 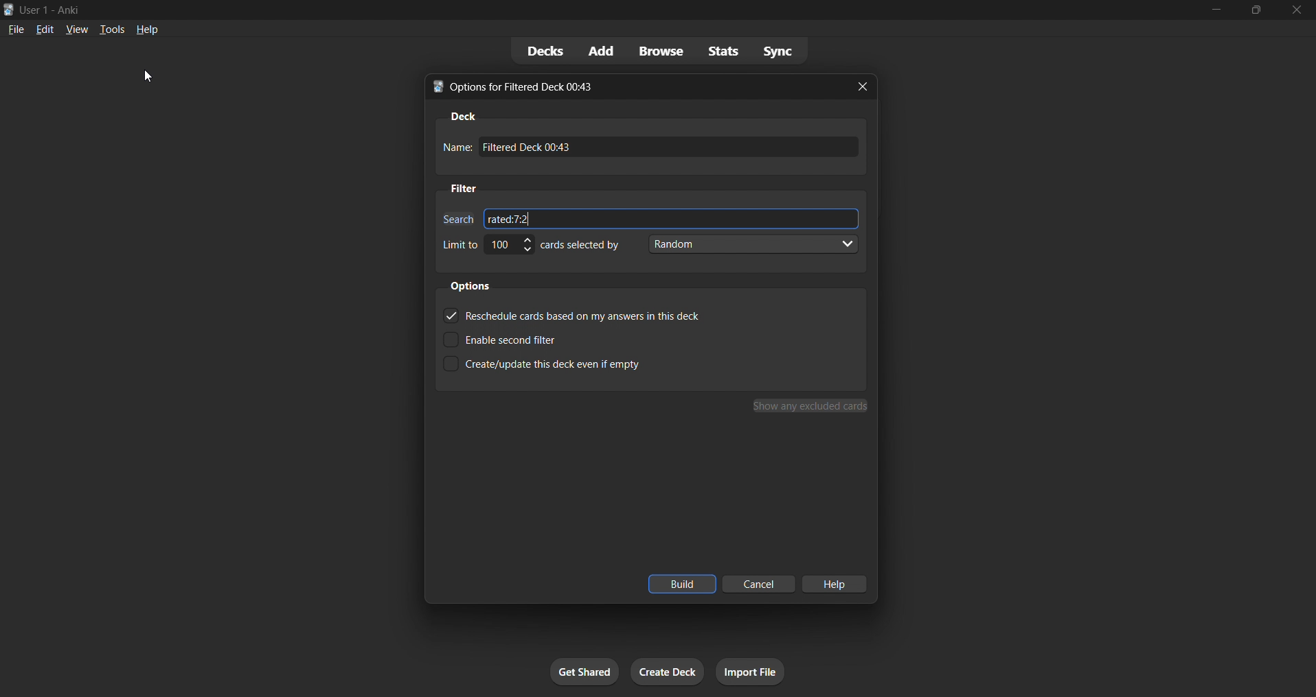 What do you see at coordinates (582, 670) in the screenshot?
I see `get sharedc` at bounding box center [582, 670].